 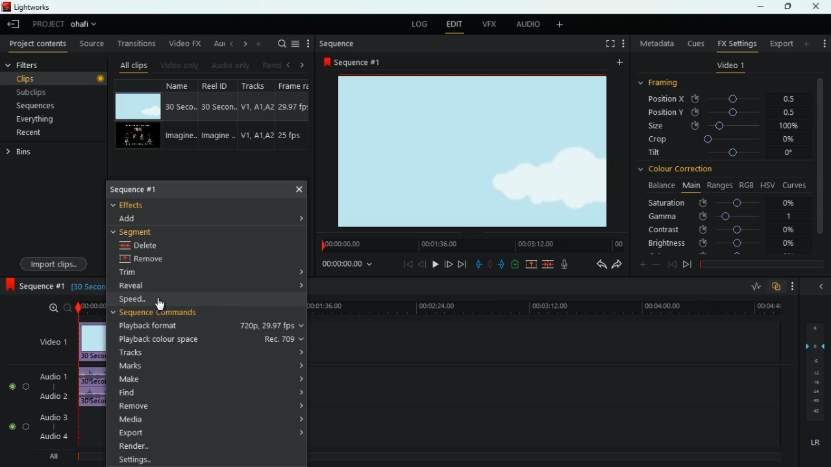 What do you see at coordinates (19, 386) in the screenshot?
I see `Audio` at bounding box center [19, 386].